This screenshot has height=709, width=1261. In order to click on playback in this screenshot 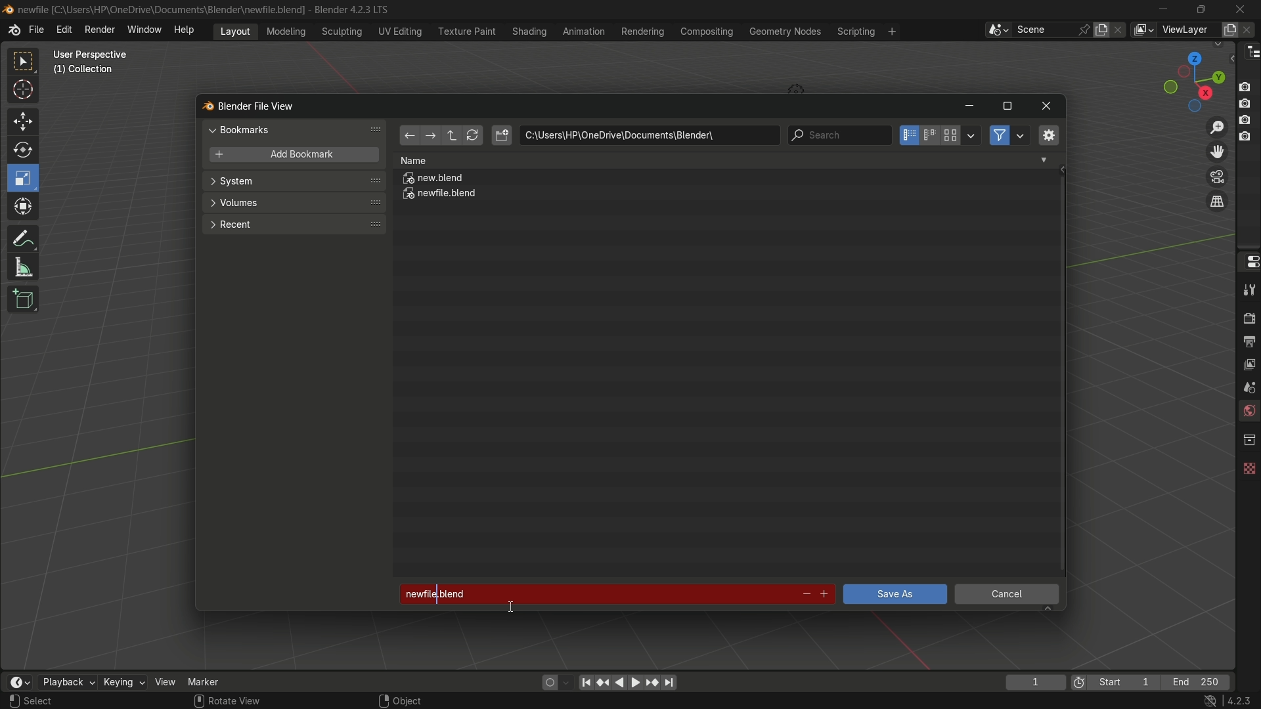, I will do `click(66, 682)`.